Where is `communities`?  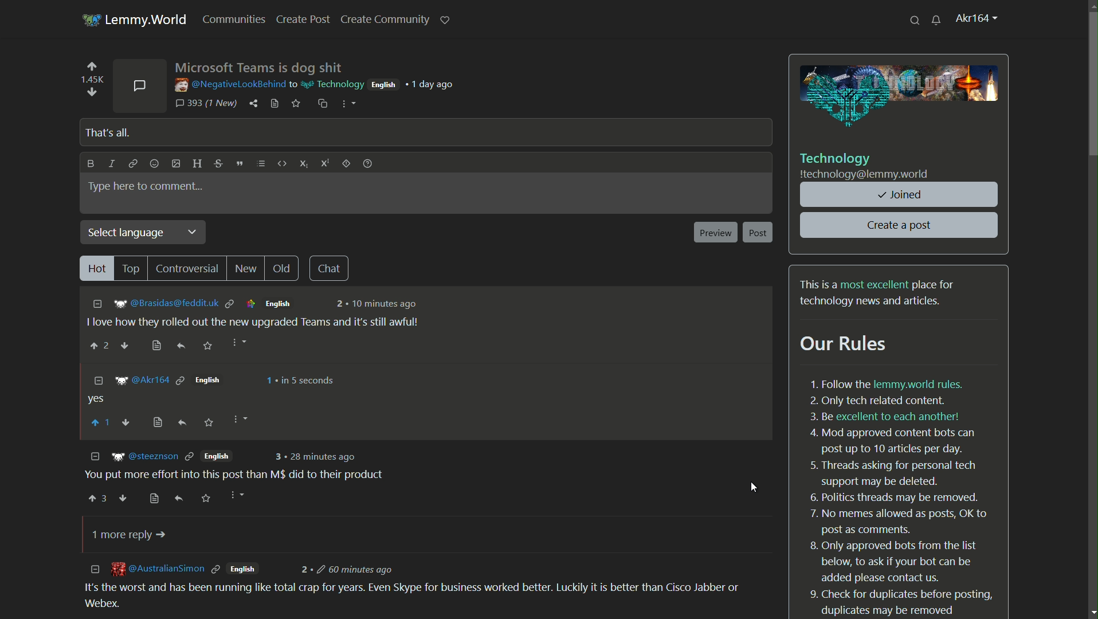 communities is located at coordinates (237, 19).